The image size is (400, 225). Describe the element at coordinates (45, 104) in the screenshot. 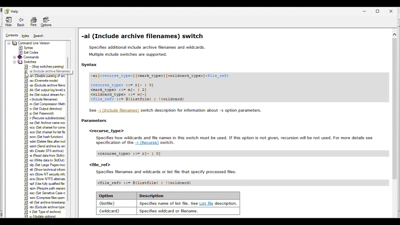

I see `Set compression` at that location.